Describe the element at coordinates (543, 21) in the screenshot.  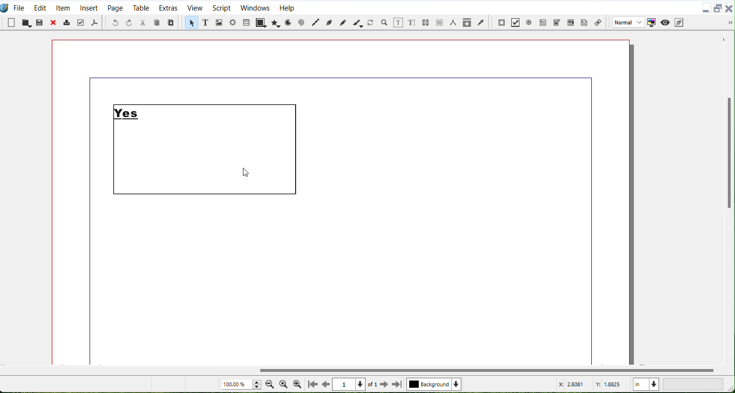
I see `PDF Text Field` at that location.